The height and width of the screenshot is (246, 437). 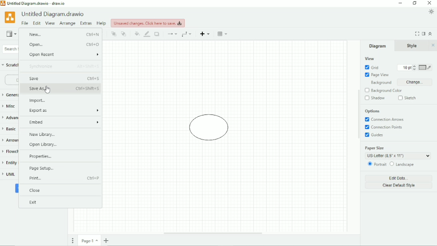 What do you see at coordinates (10, 141) in the screenshot?
I see `Arrows` at bounding box center [10, 141].